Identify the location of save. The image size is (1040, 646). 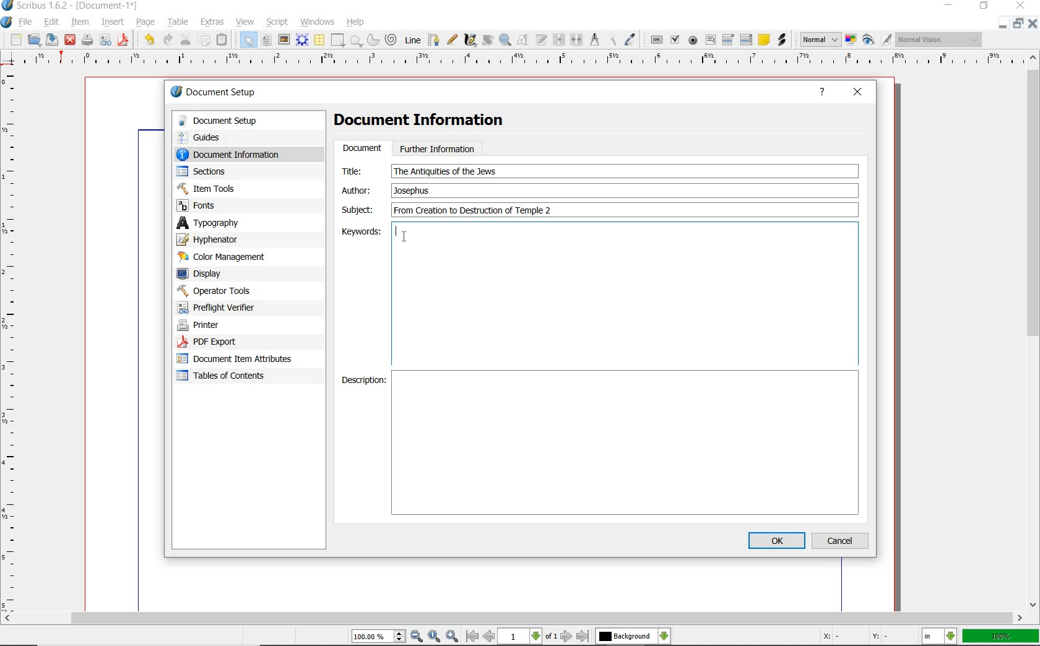
(53, 40).